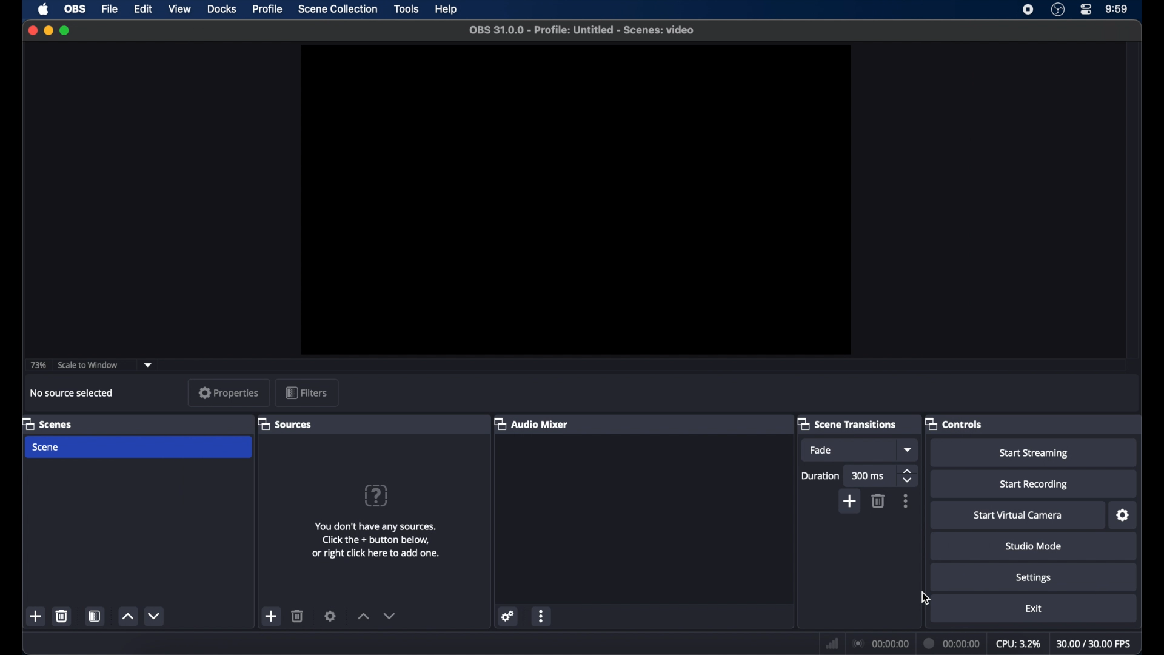 The image size is (1164, 655). I want to click on tools, so click(407, 10).